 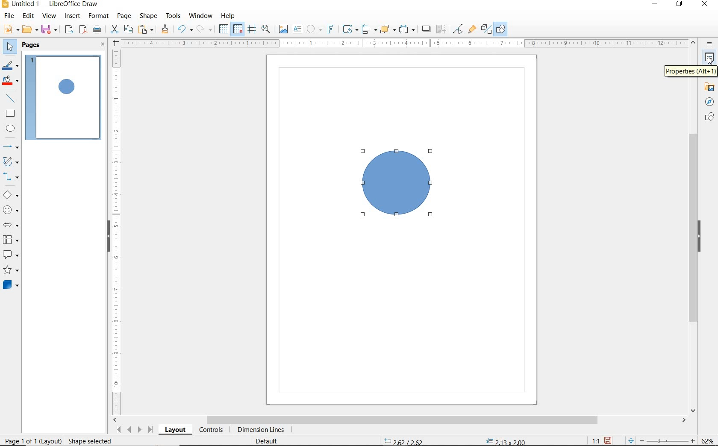 What do you see at coordinates (11, 209) in the screenshot?
I see `SYMBOL SHAPES` at bounding box center [11, 209].